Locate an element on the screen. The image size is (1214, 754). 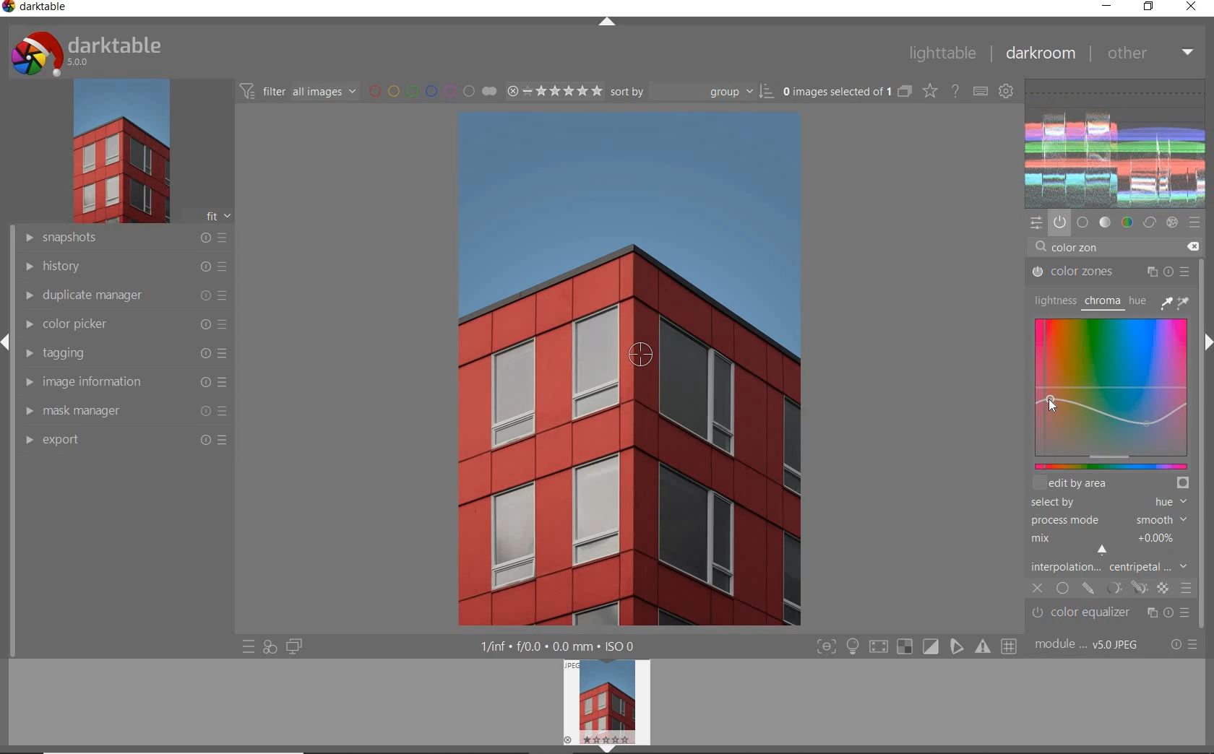
duplicate manager is located at coordinates (121, 297).